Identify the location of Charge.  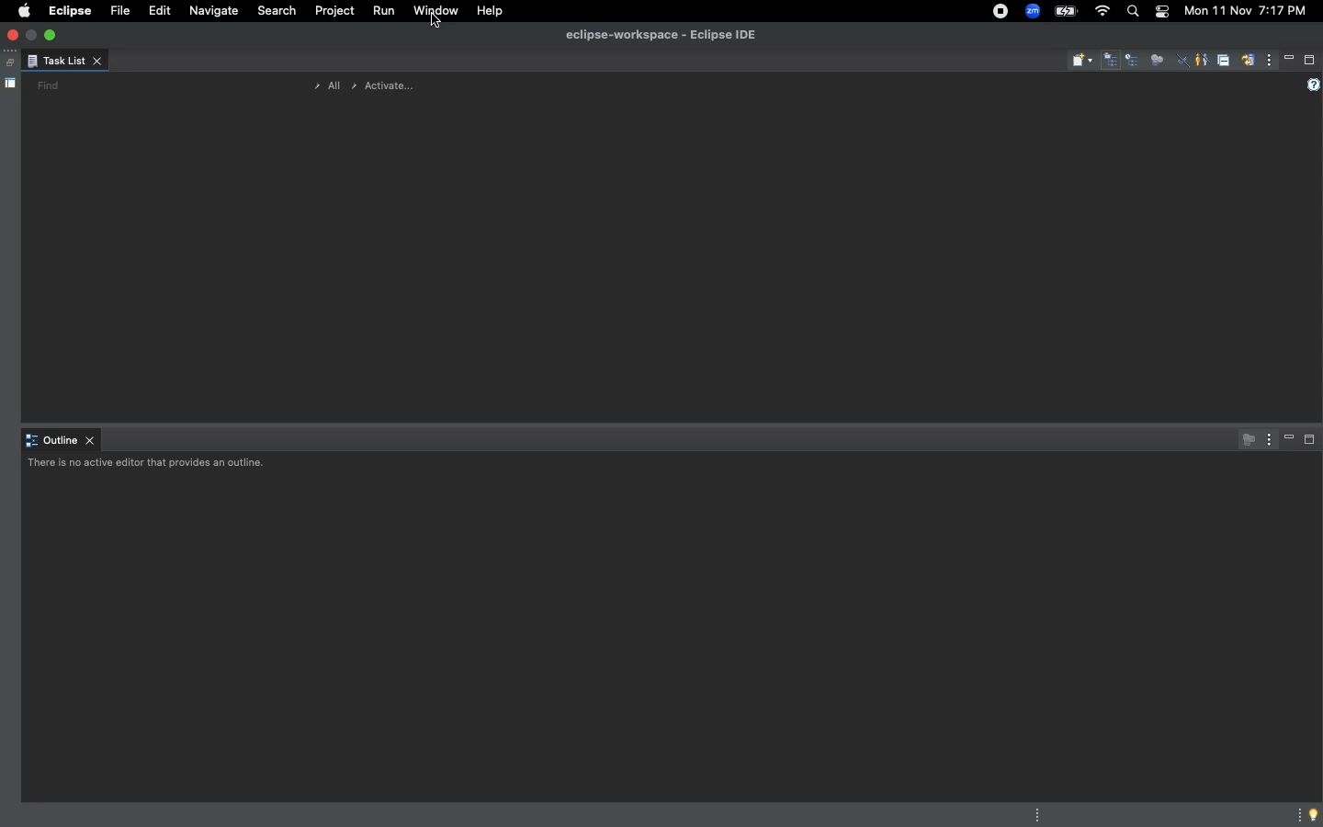
(1068, 11).